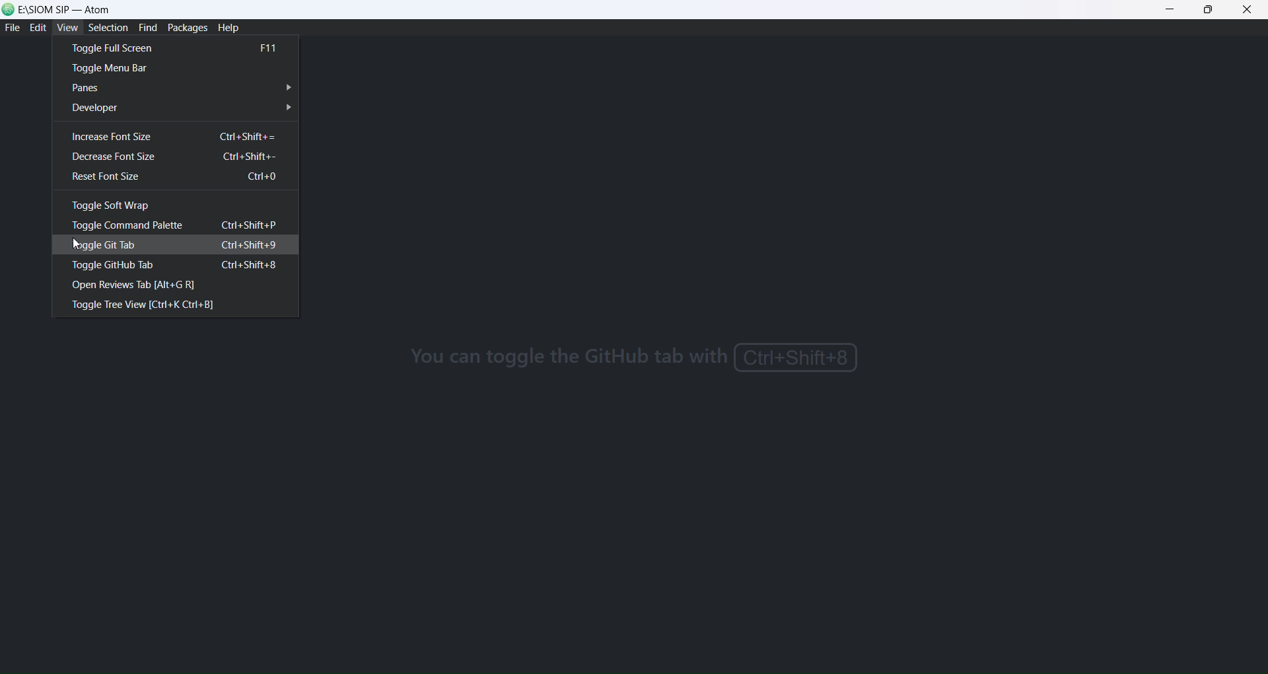 This screenshot has height=674, width=1268. What do you see at coordinates (68, 30) in the screenshot?
I see `view` at bounding box center [68, 30].